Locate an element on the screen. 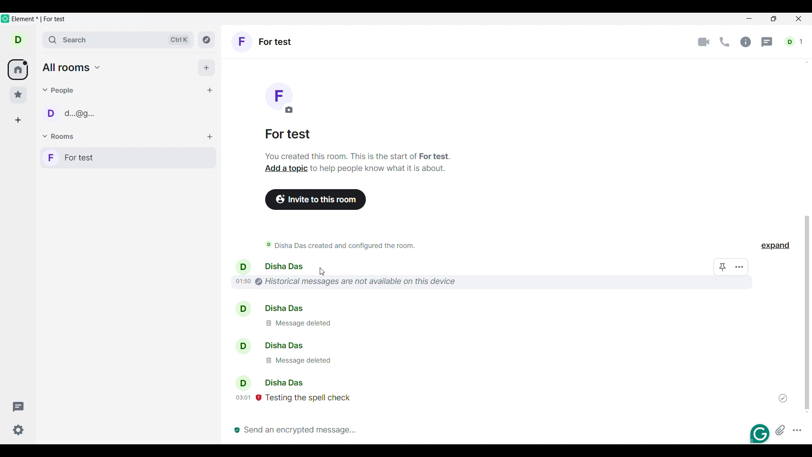   all rooms is located at coordinates (72, 67).